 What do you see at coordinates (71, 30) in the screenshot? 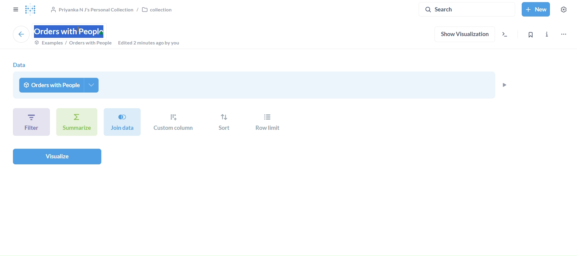
I see `orders with people` at bounding box center [71, 30].